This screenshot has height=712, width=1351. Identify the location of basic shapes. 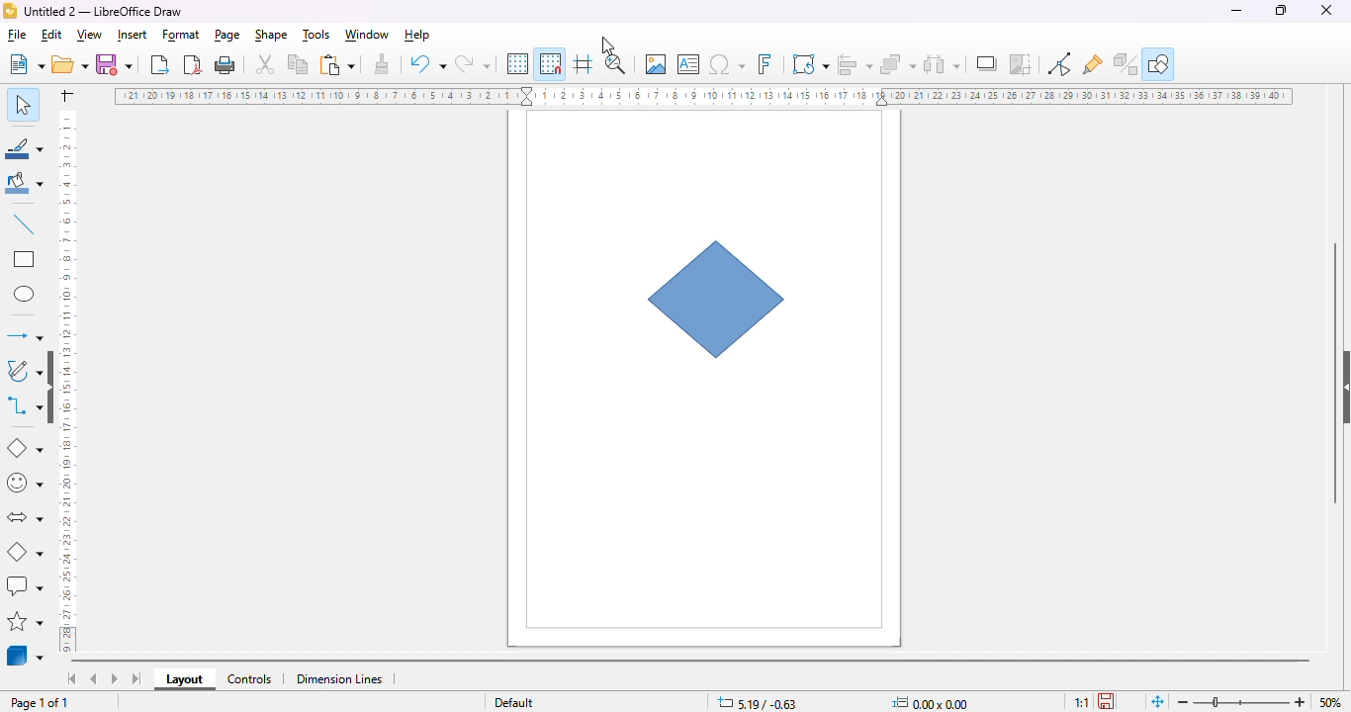
(26, 448).